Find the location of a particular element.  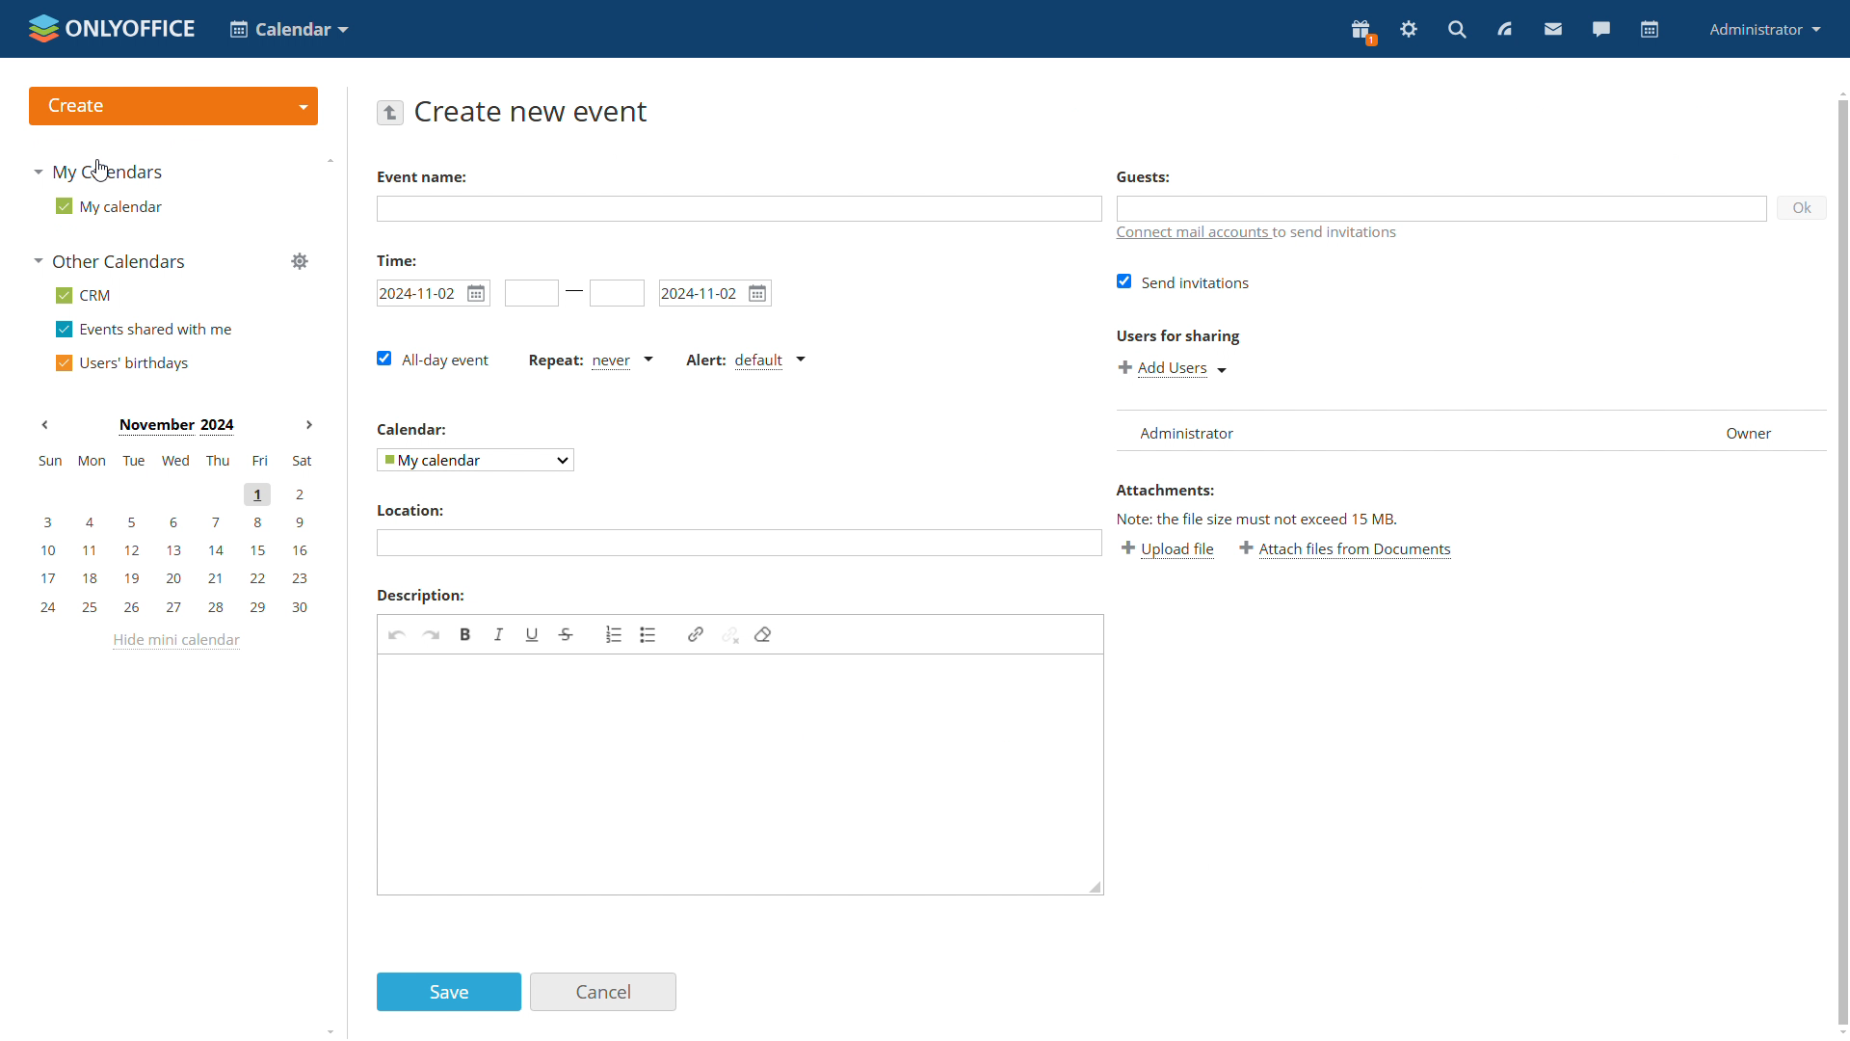

add location is located at coordinates (737, 542).